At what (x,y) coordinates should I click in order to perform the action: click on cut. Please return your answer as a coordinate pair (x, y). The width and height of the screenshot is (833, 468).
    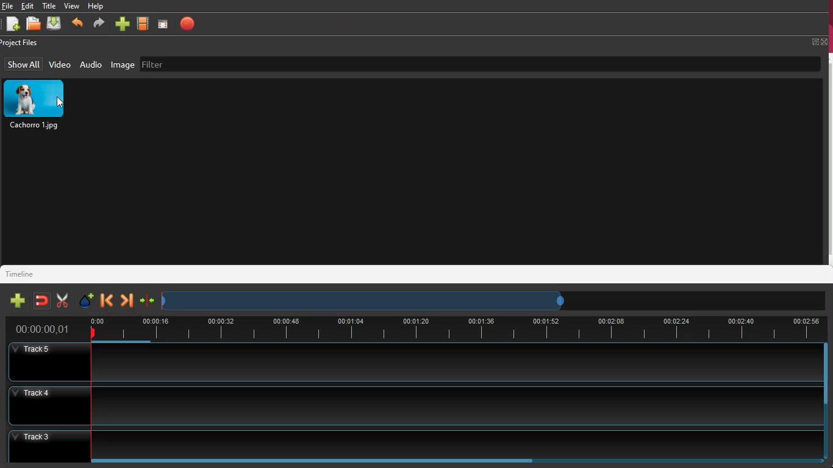
    Looking at the image, I should click on (62, 299).